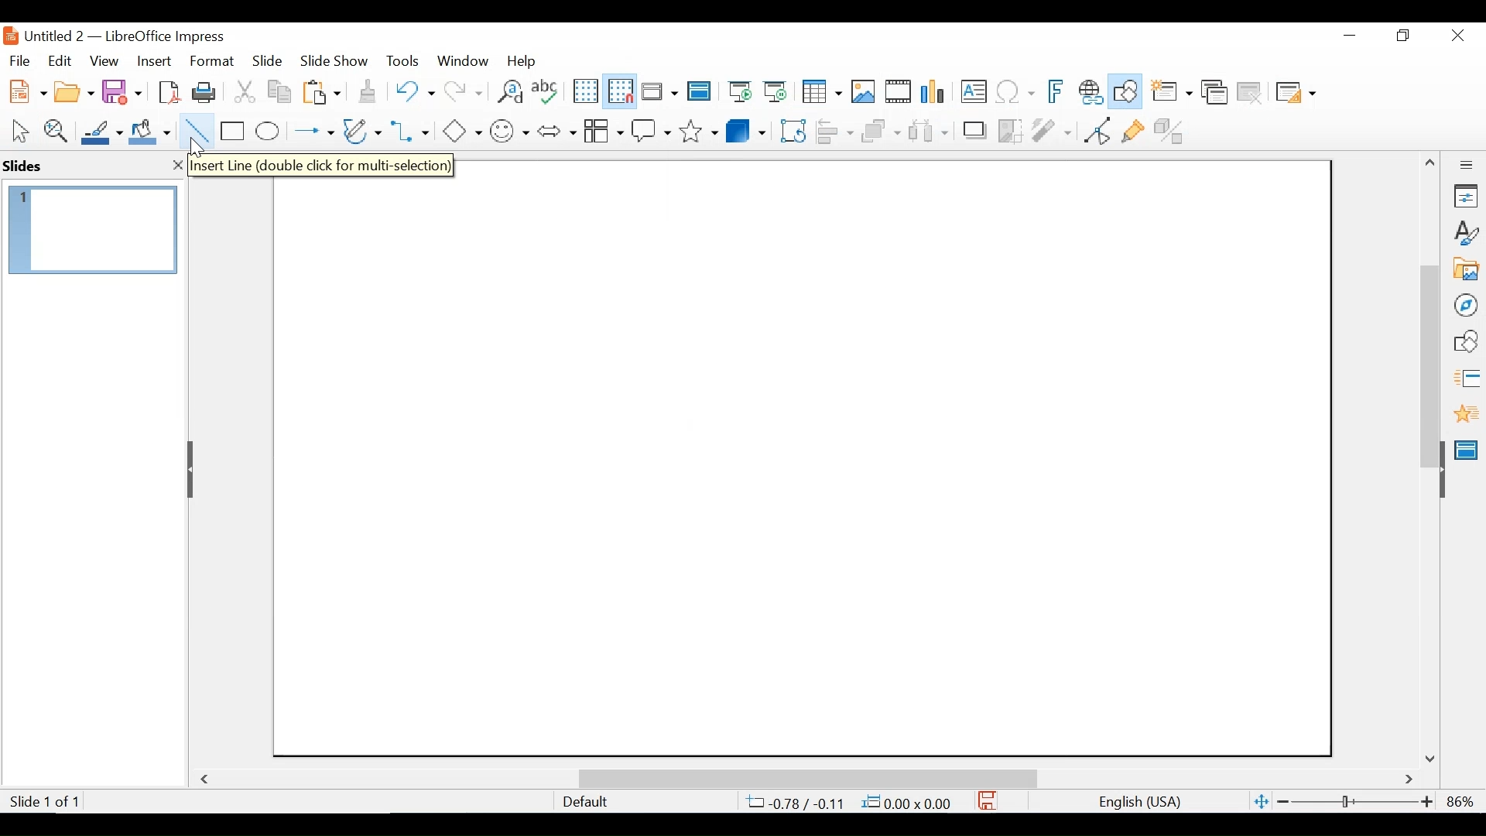 This screenshot has width=1486, height=836. Describe the element at coordinates (1465, 270) in the screenshot. I see `Galler` at that location.